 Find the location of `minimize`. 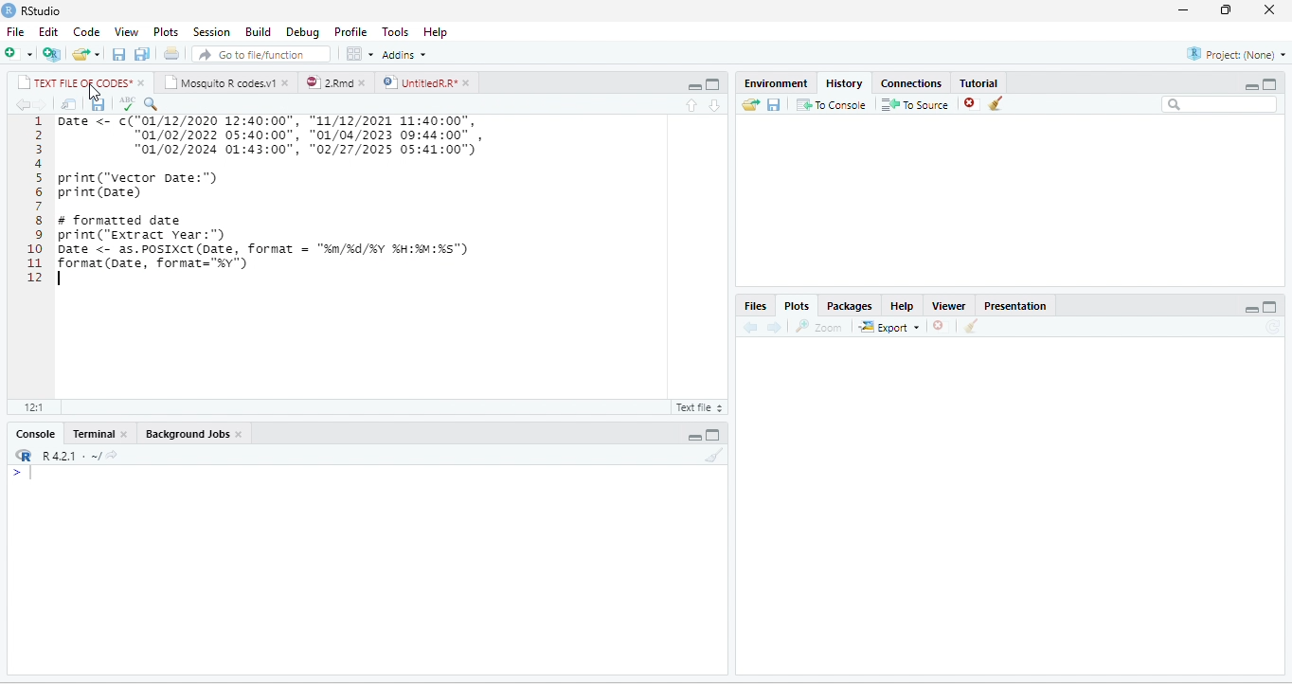

minimize is located at coordinates (1184, 10).